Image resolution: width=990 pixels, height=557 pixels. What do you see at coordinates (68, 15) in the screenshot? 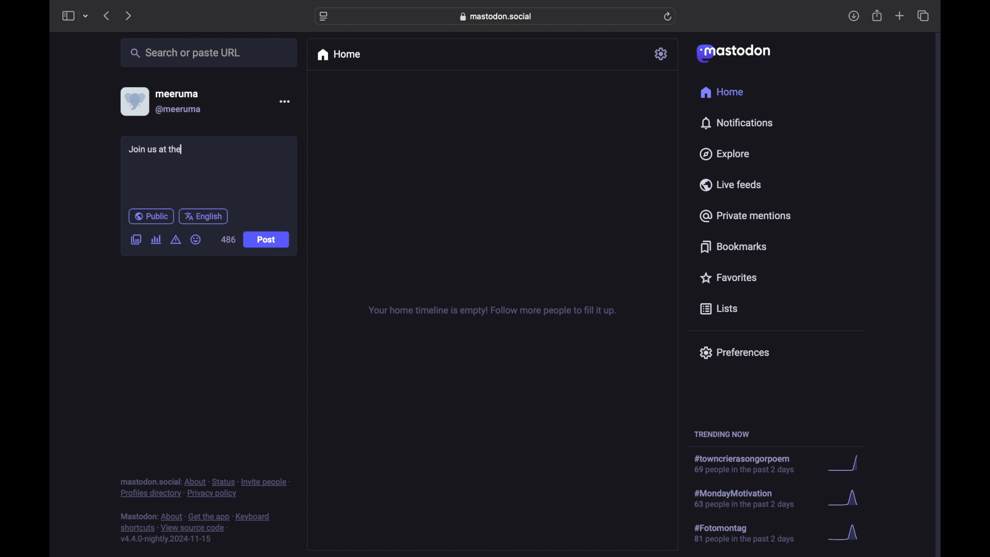
I see `sidebar` at bounding box center [68, 15].